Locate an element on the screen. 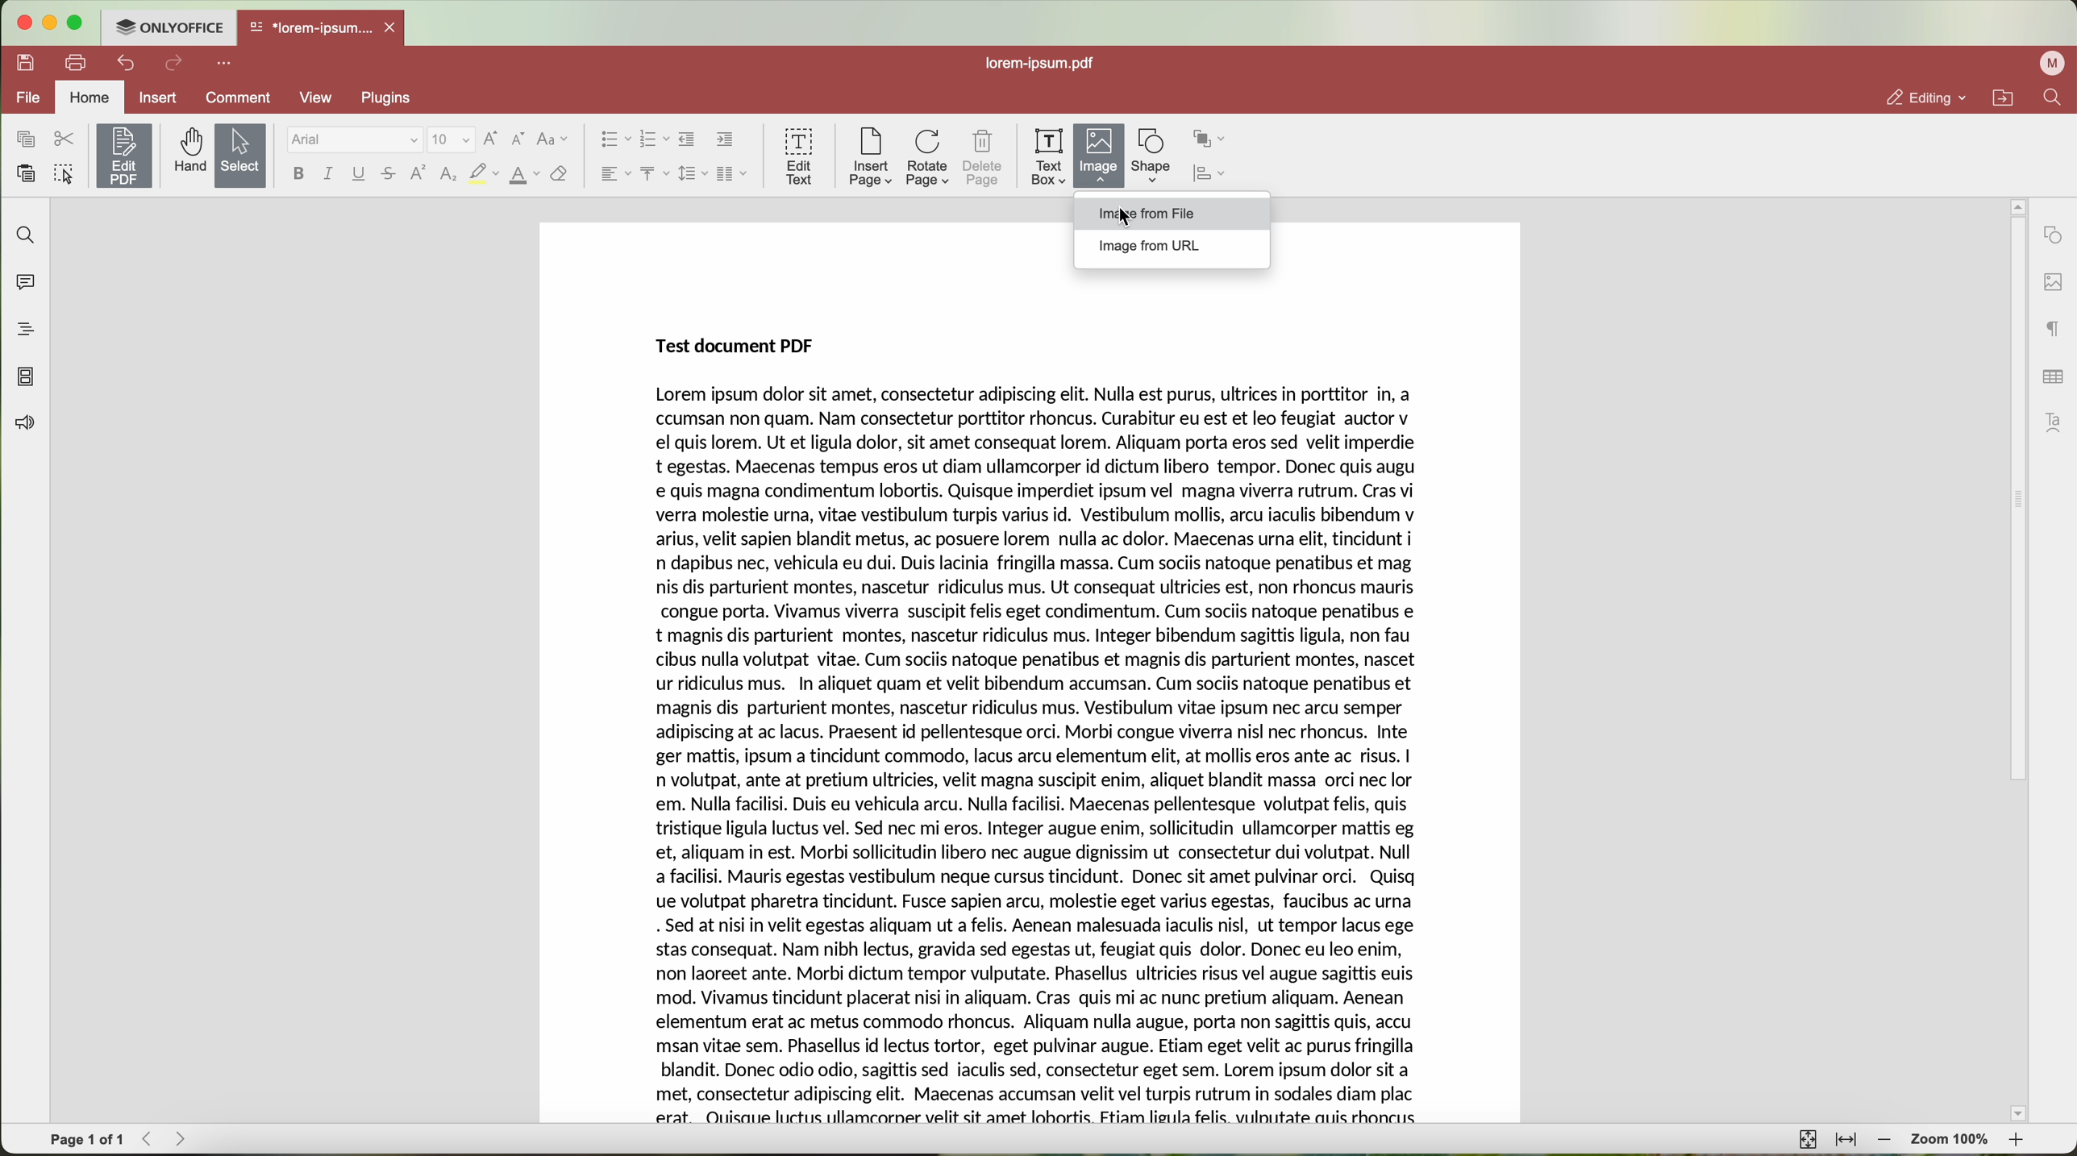  Image from File is located at coordinates (1146, 214).